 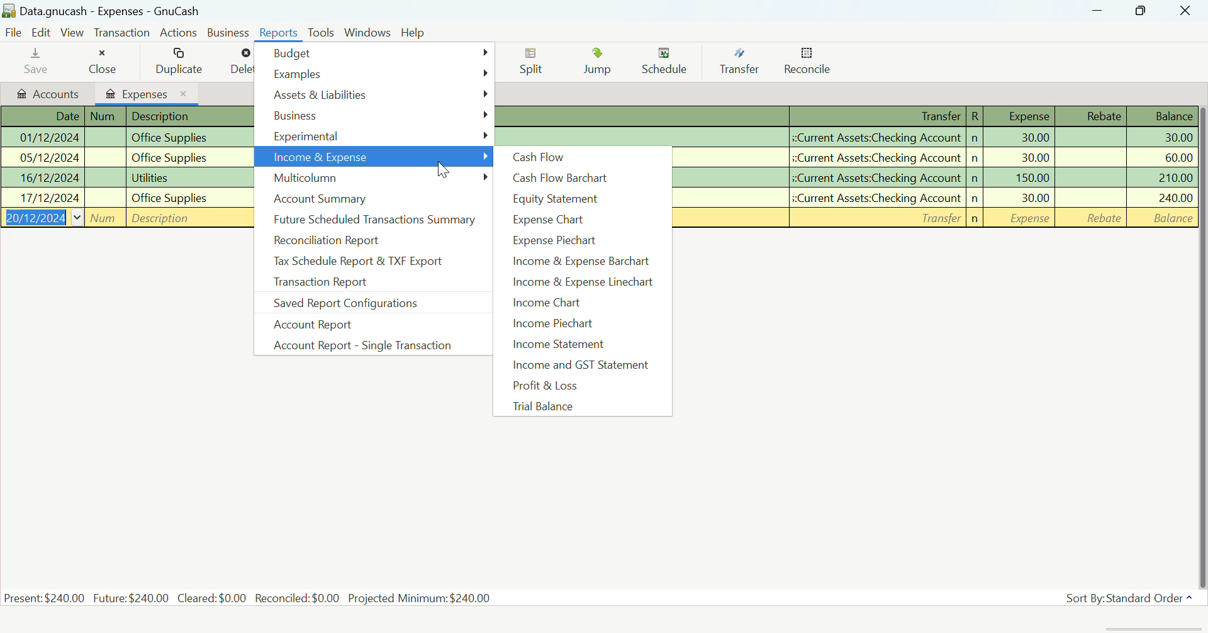 What do you see at coordinates (936, 197) in the screenshot?
I see `Office Supplies Transaction` at bounding box center [936, 197].